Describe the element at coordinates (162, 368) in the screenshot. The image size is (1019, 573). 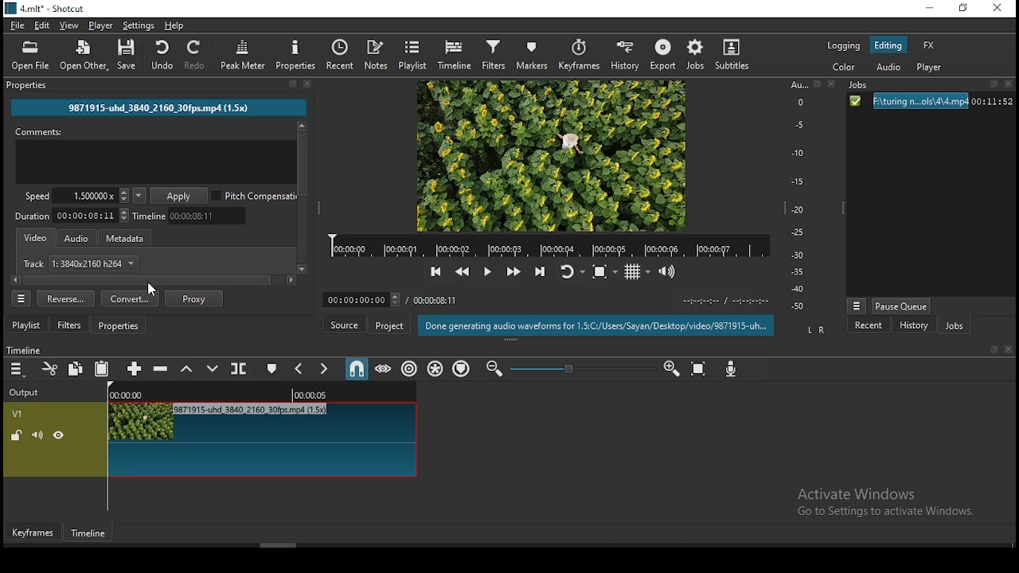
I see `ripple delete` at that location.